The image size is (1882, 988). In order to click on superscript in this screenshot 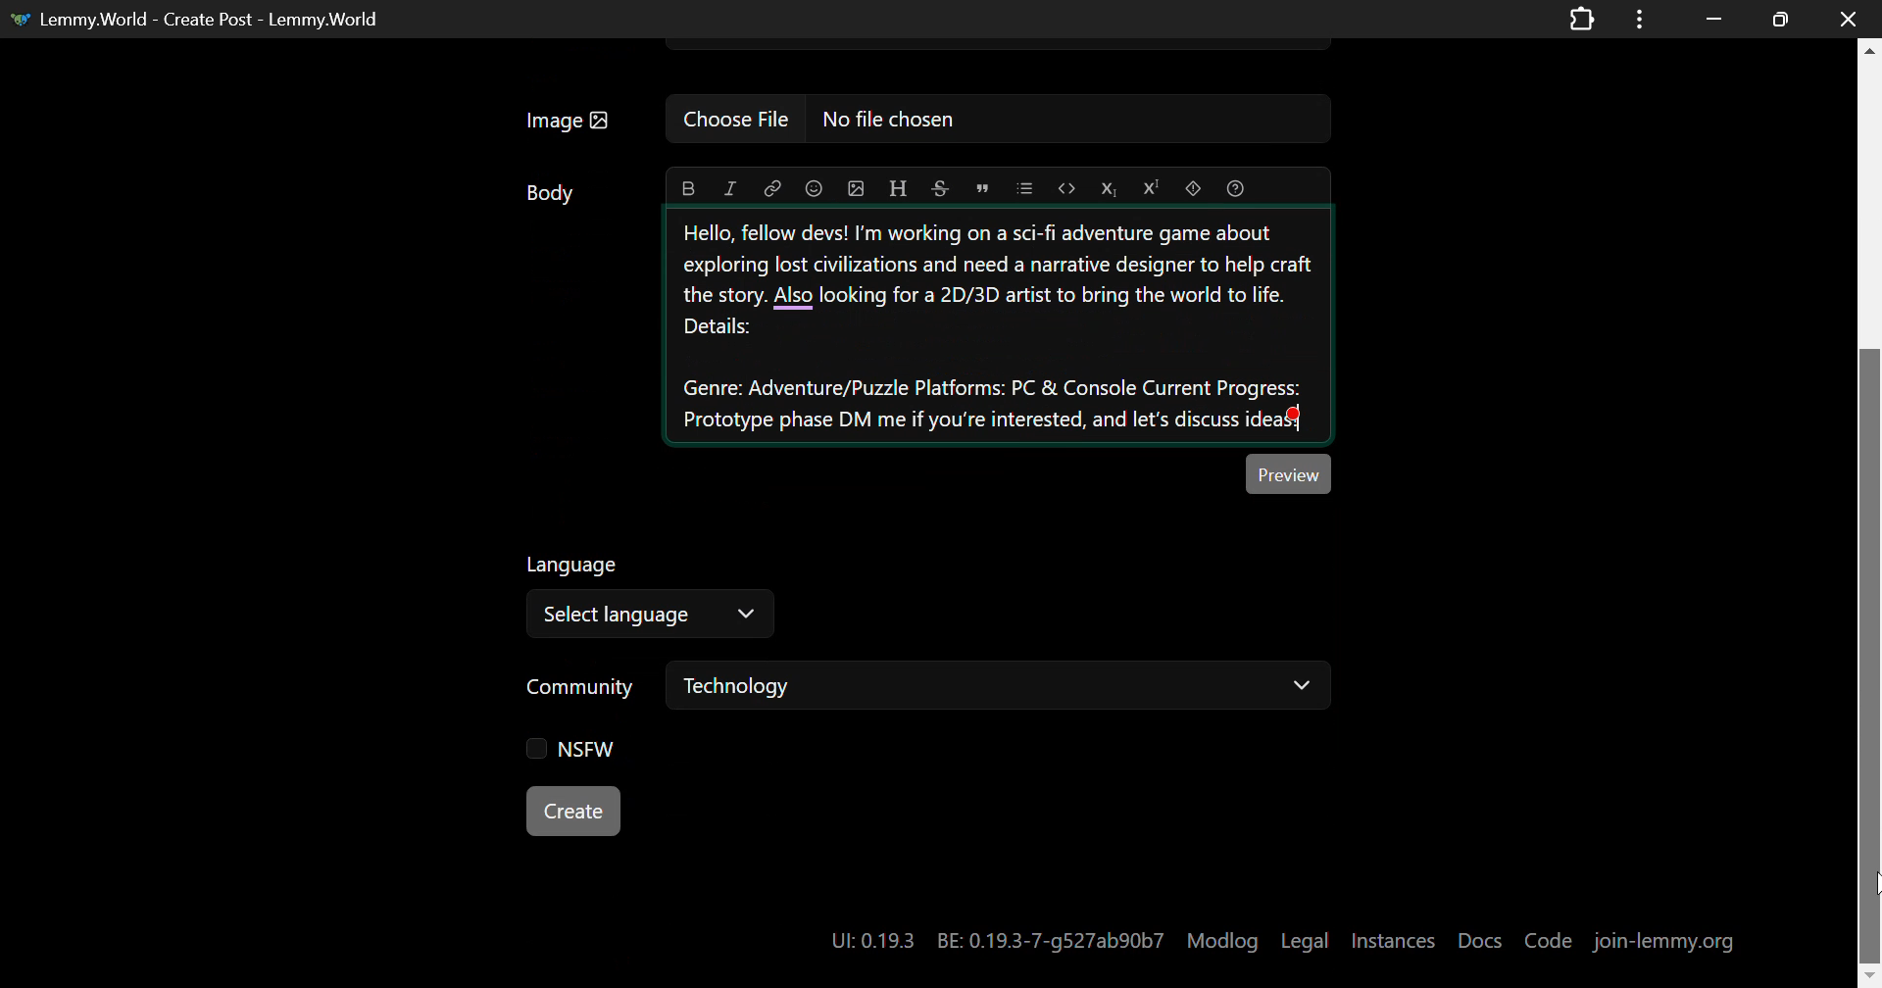, I will do `click(1152, 188)`.